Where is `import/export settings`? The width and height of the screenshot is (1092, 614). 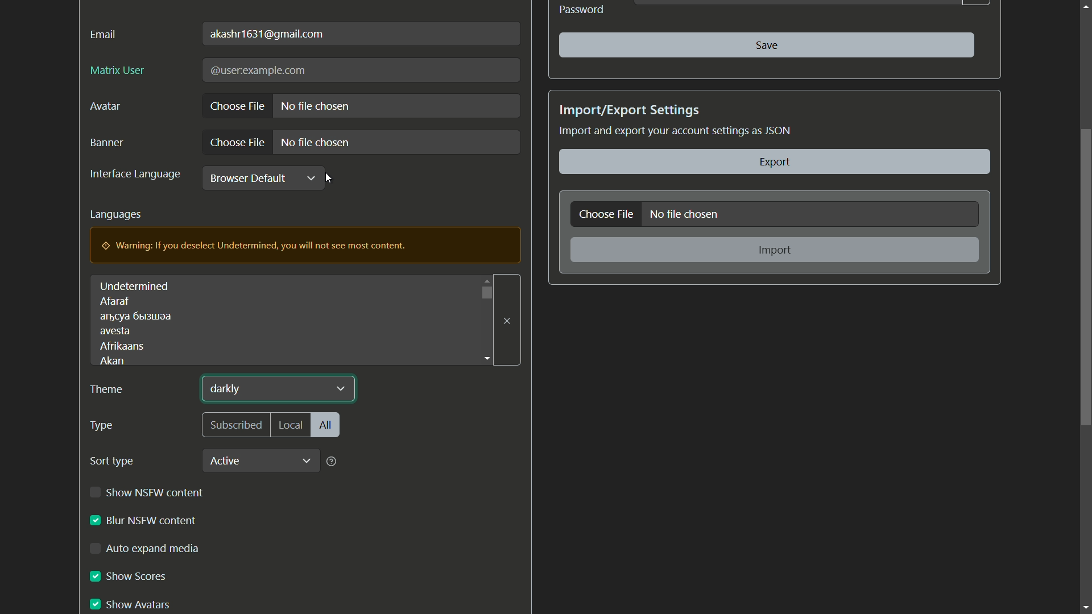
import/export settings is located at coordinates (629, 110).